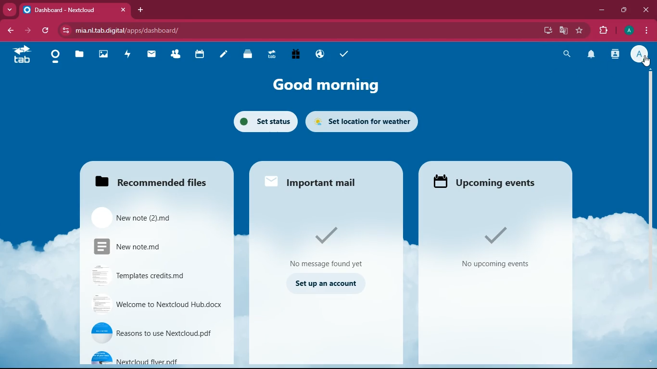 This screenshot has width=657, height=369. Describe the element at coordinates (224, 54) in the screenshot. I see `notes` at that location.